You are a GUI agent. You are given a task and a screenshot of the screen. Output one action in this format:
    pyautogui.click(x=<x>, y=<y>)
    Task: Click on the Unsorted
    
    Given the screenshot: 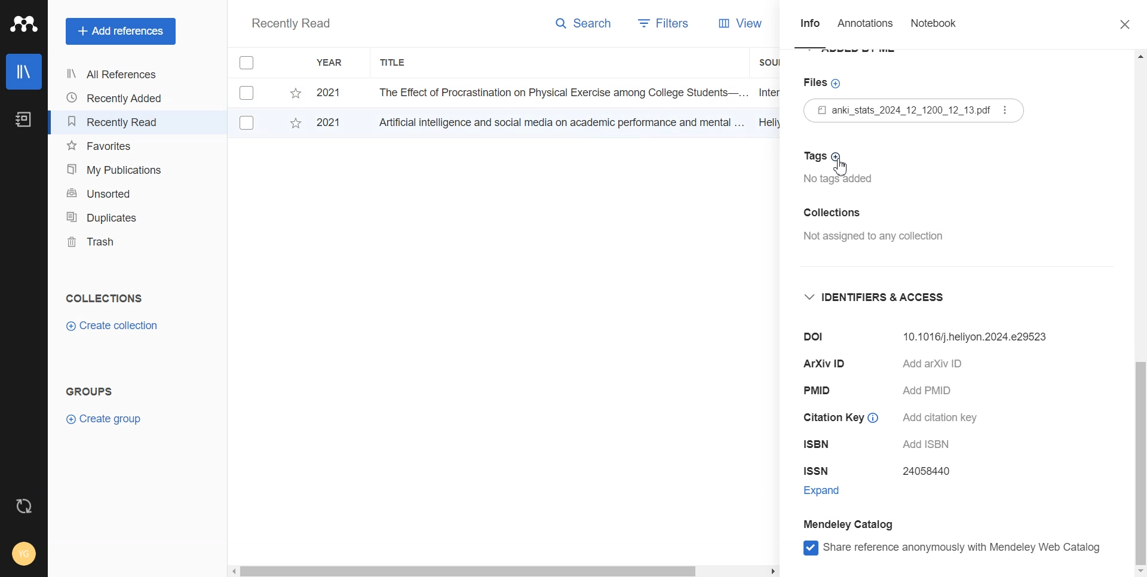 What is the action you would take?
    pyautogui.click(x=118, y=192)
    